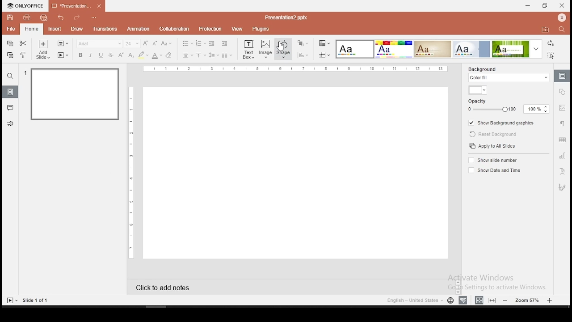 The image size is (572, 322). I want to click on english - united states, so click(414, 301).